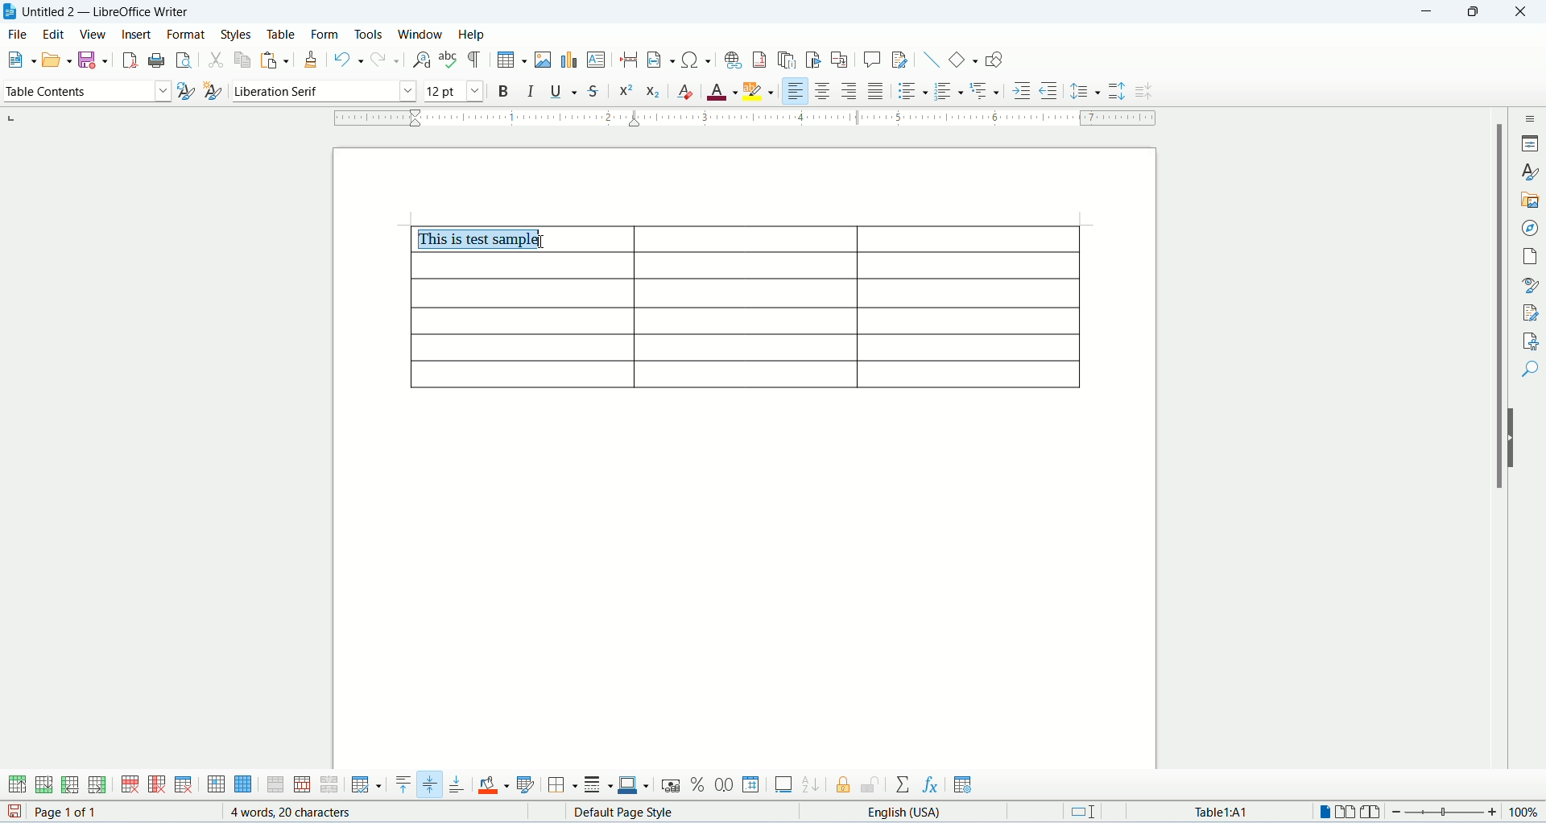 Image resolution: width=1546 pixels, height=823 pixels. I want to click on line spacing, so click(1085, 91).